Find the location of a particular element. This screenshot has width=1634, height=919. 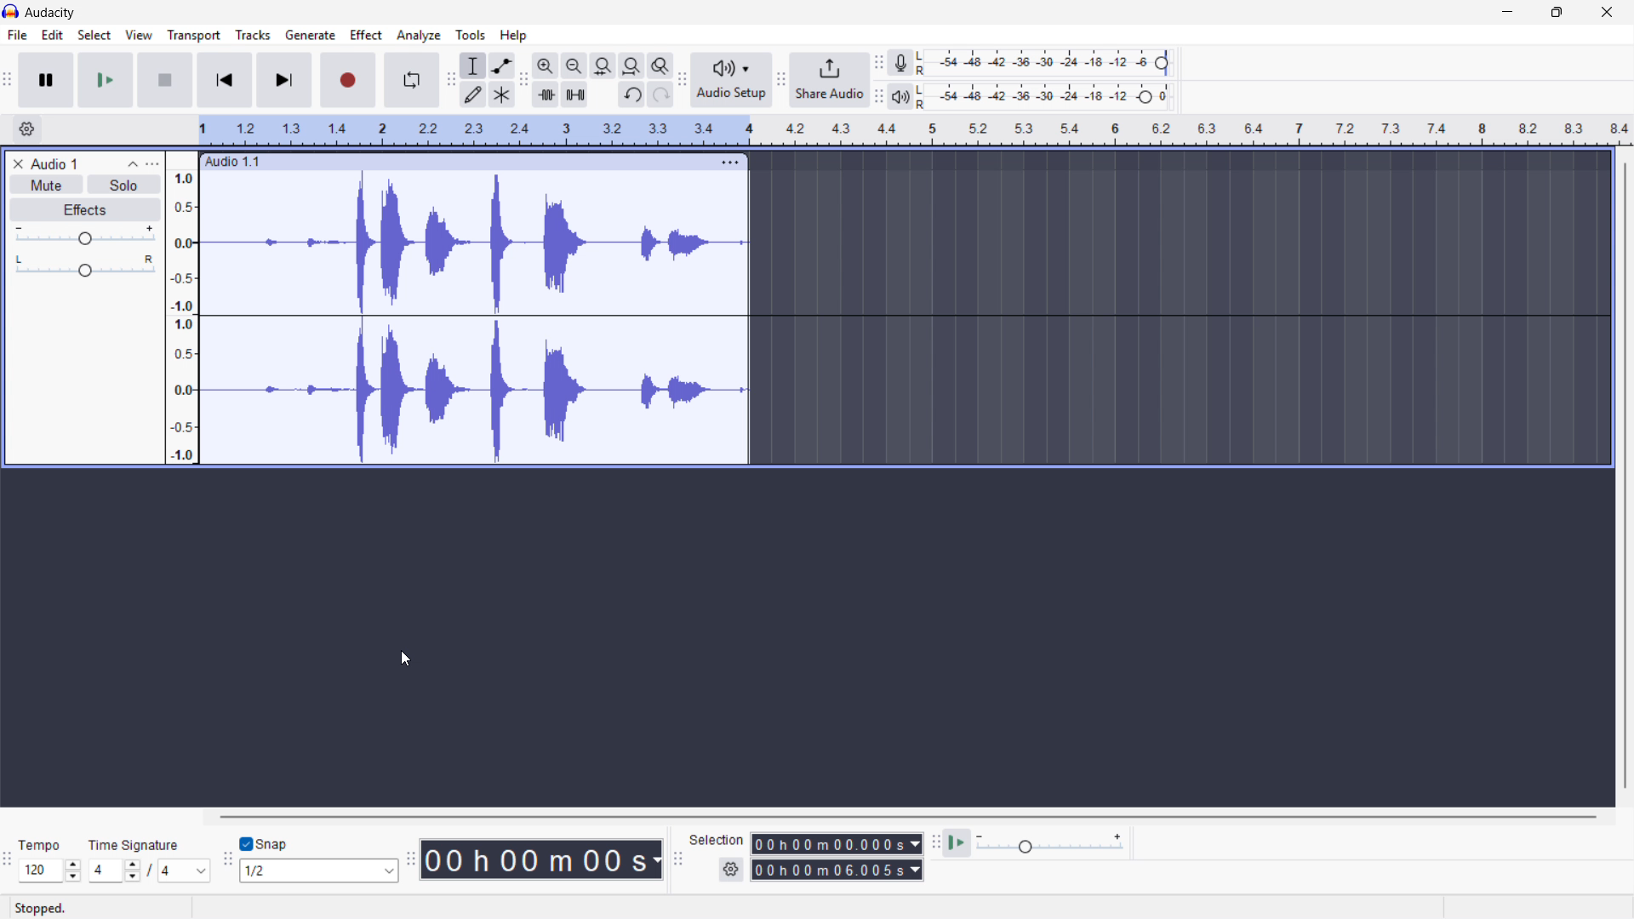

Edit toolbar is located at coordinates (523, 80).